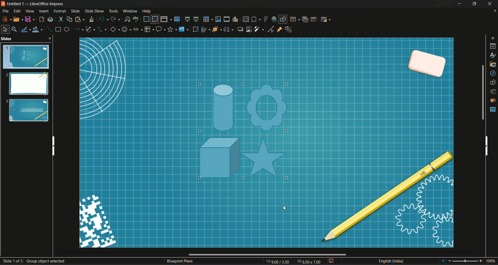 The height and width of the screenshot is (265, 498). What do you see at coordinates (103, 19) in the screenshot?
I see `undo` at bounding box center [103, 19].